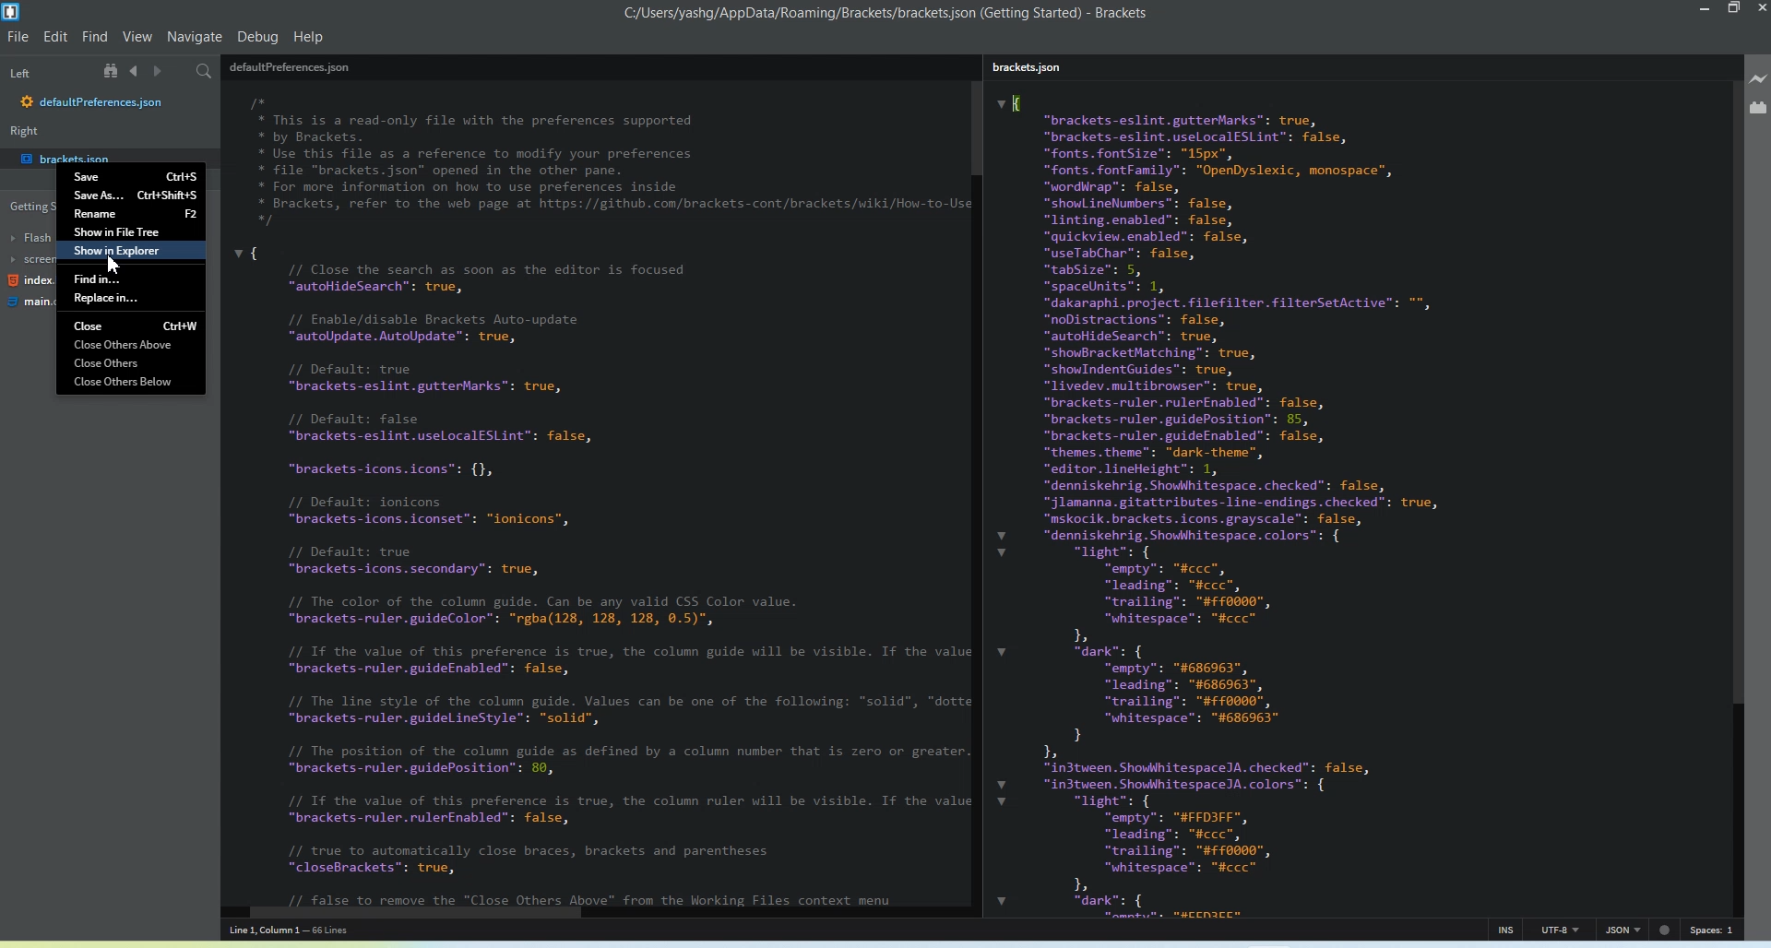 The image size is (1771, 948). What do you see at coordinates (308, 36) in the screenshot?
I see `Help` at bounding box center [308, 36].